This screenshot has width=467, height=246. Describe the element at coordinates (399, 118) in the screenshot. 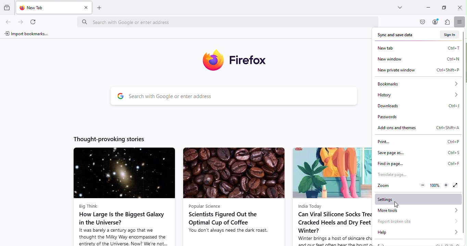

I see `Passwords` at that location.